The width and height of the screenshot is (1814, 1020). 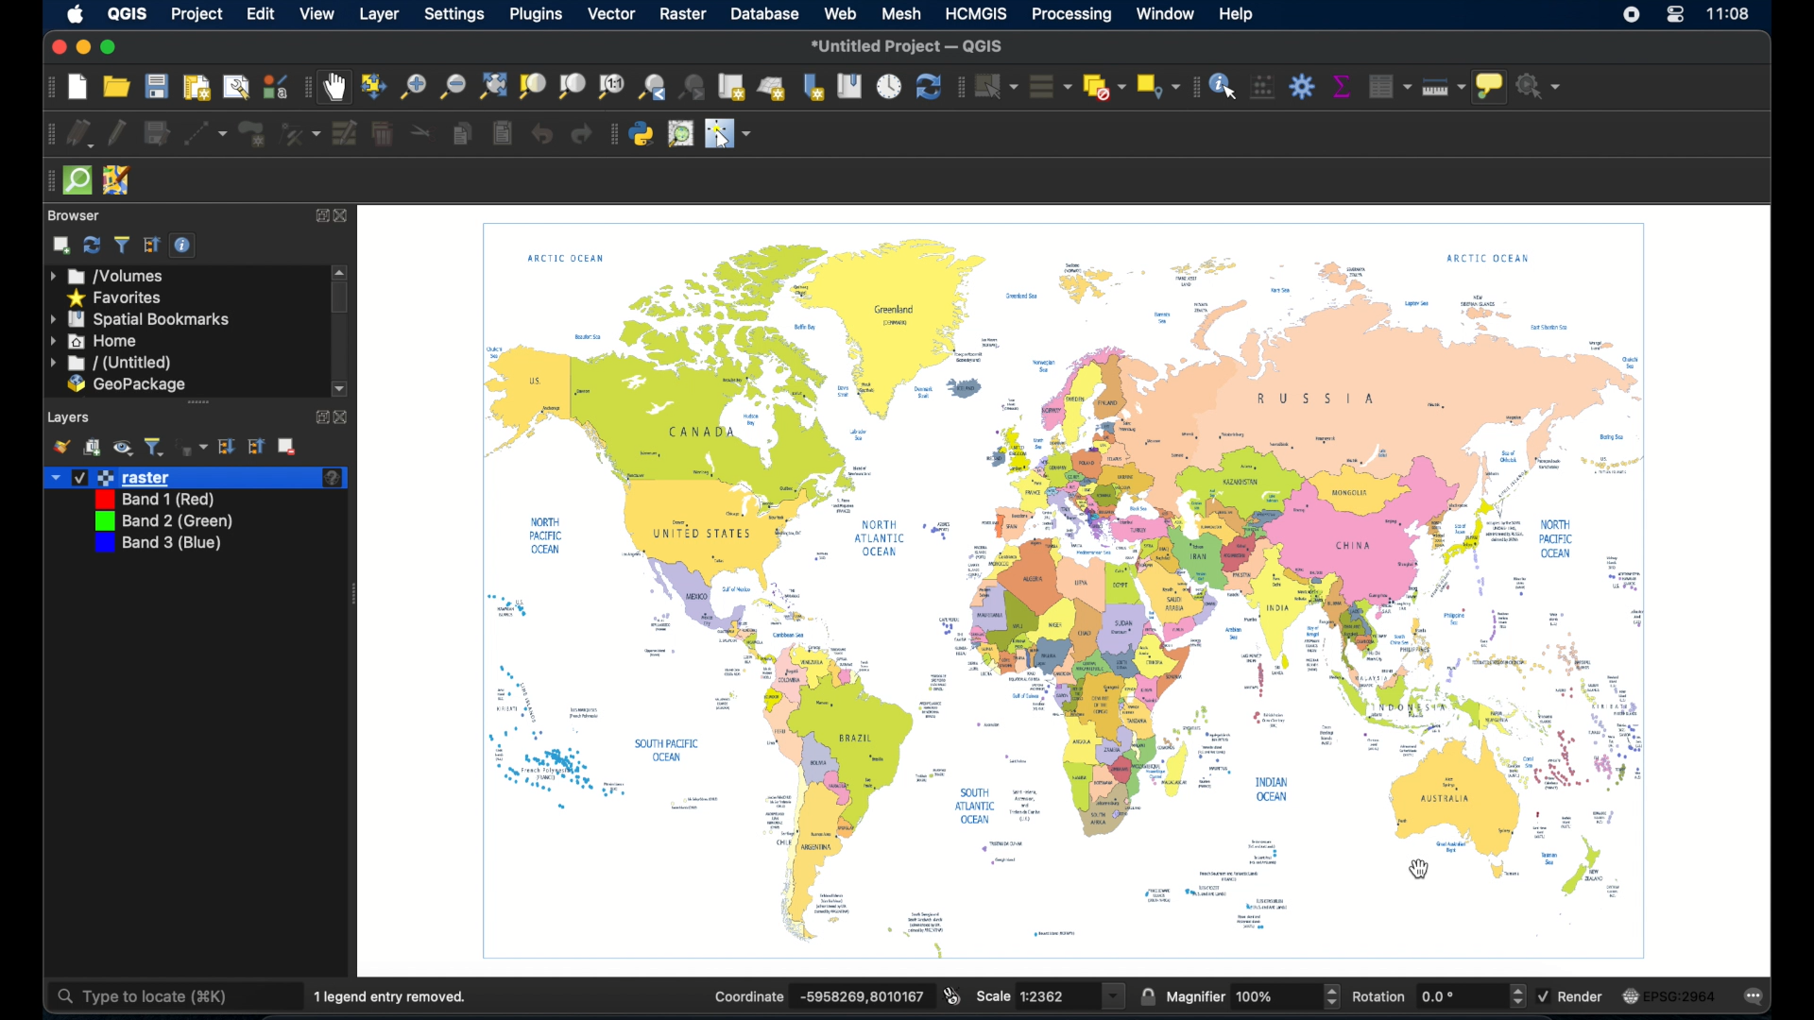 What do you see at coordinates (453, 86) in the screenshot?
I see `zoom out` at bounding box center [453, 86].